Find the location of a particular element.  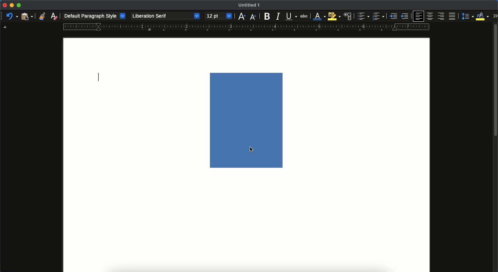

cursor is located at coordinates (249, 149).